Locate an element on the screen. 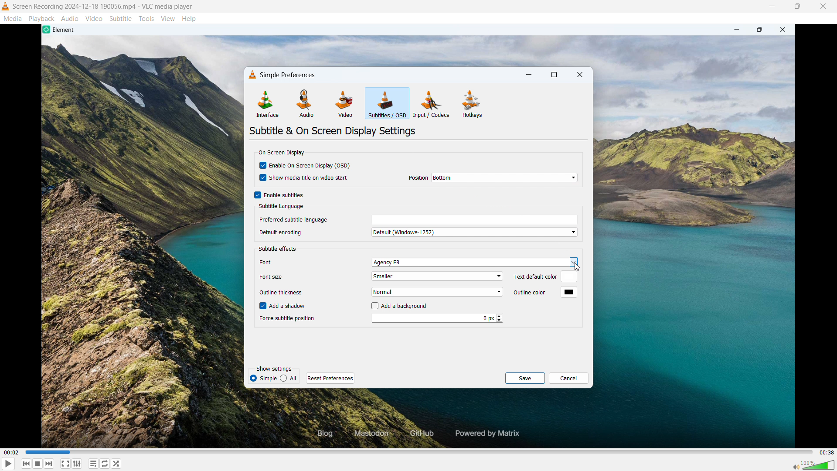 Image resolution: width=837 pixels, height=471 pixels. force subtitle position is located at coordinates (437, 318).